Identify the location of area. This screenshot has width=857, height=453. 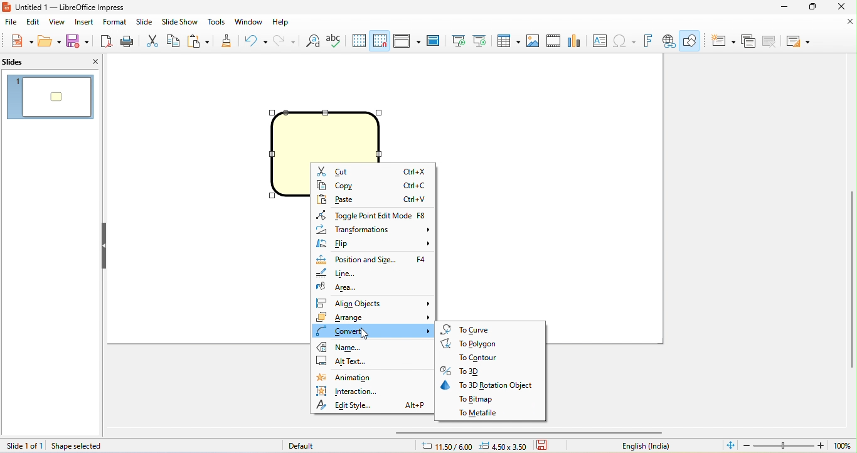
(337, 289).